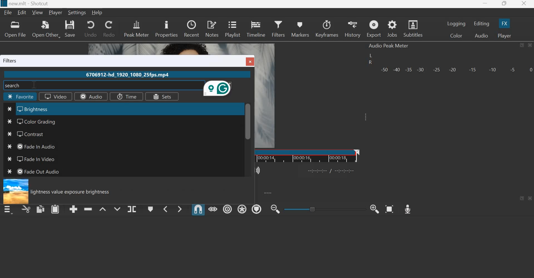 This screenshot has height=278, width=534. Describe the element at coordinates (3, 4) in the screenshot. I see `` at that location.